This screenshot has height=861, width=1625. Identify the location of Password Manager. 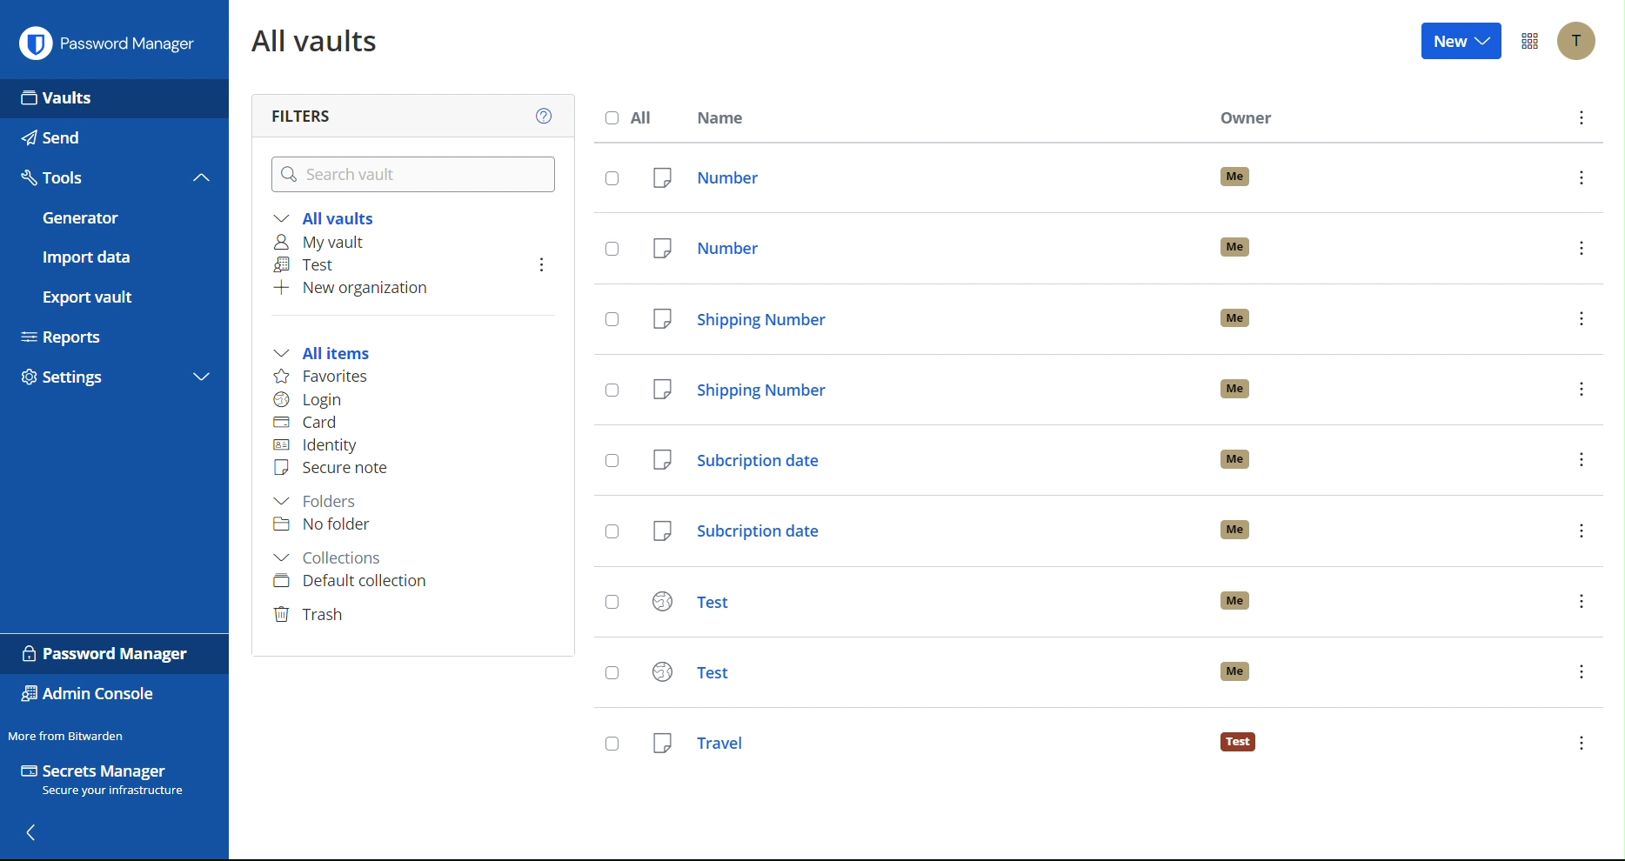
(108, 654).